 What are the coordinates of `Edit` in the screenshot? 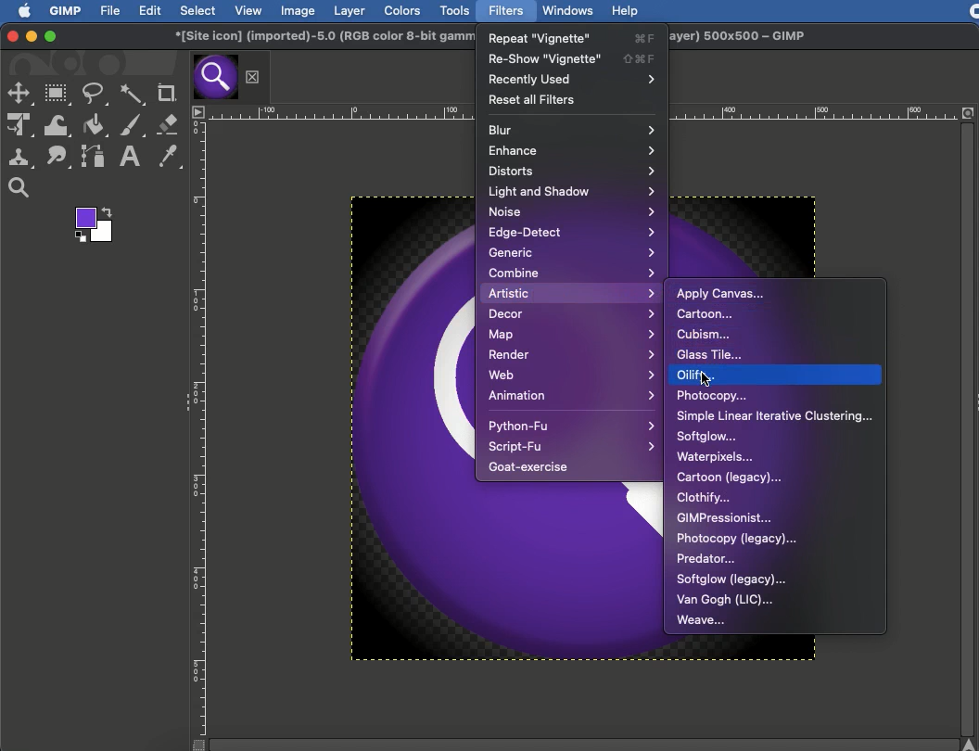 It's located at (151, 11).